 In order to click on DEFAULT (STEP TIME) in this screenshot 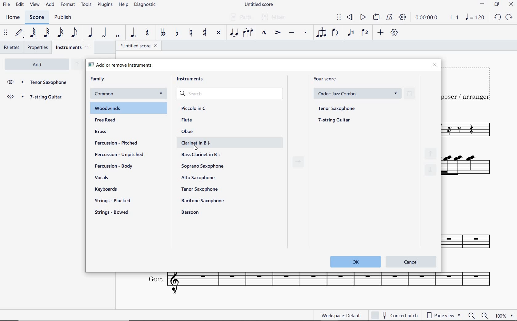, I will do `click(19, 33)`.